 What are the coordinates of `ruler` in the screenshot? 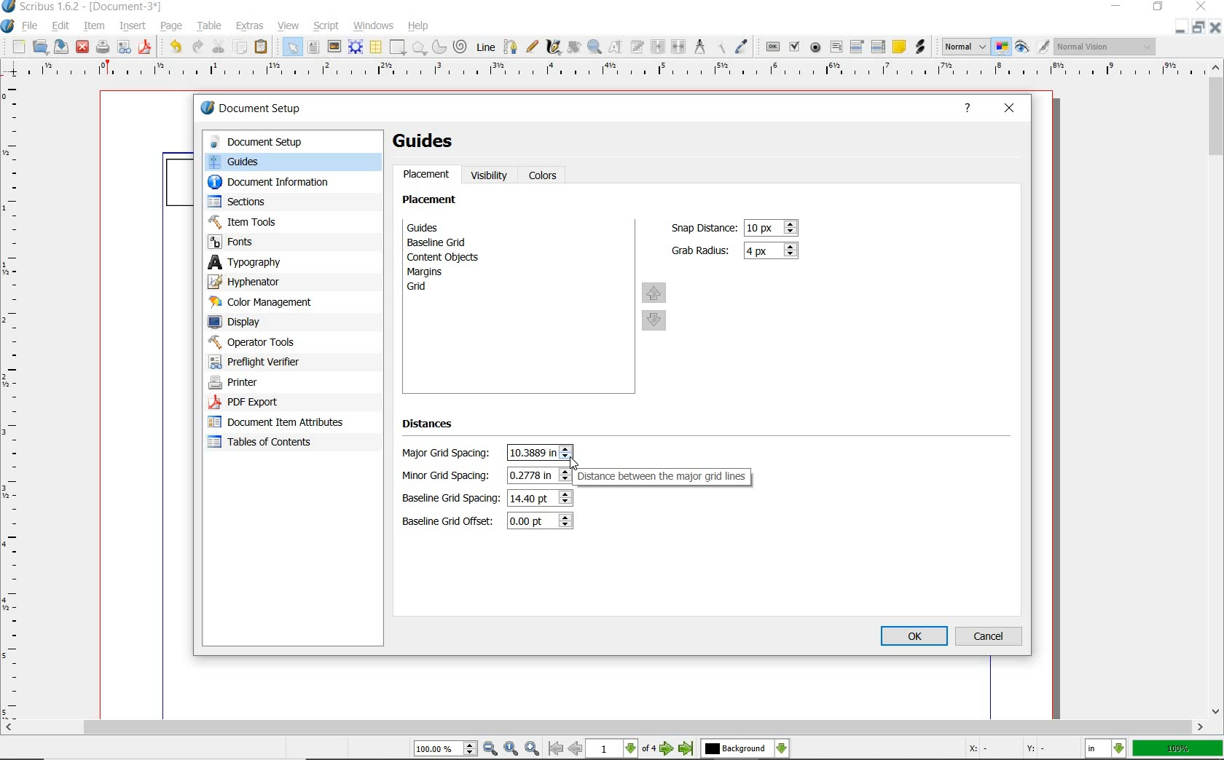 It's located at (17, 403).